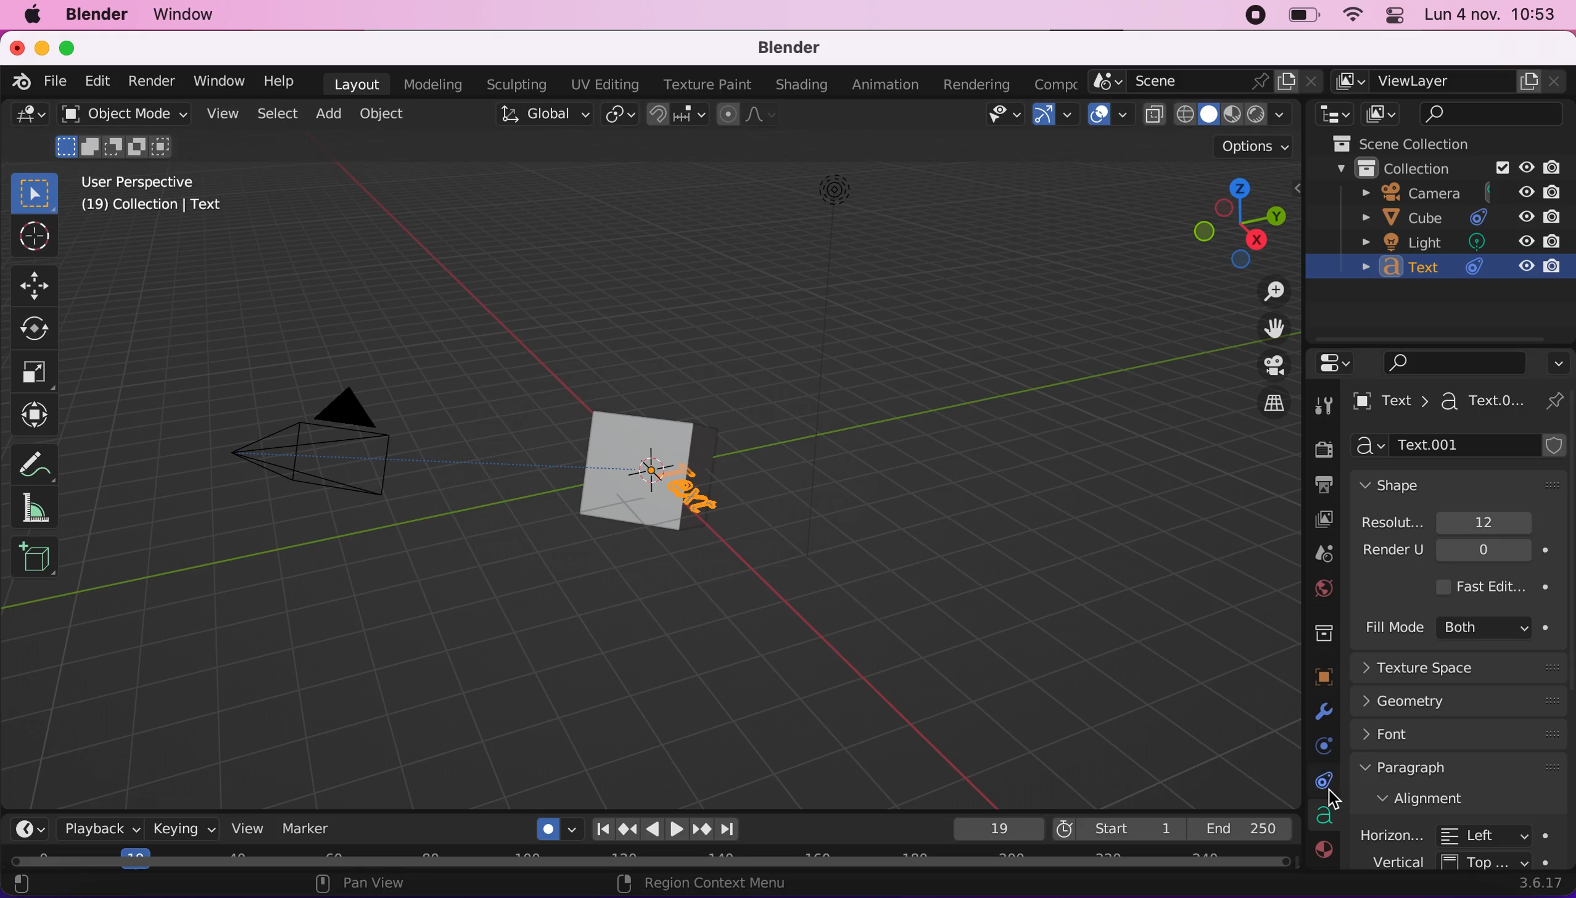  What do you see at coordinates (1241, 828) in the screenshot?
I see `end 250` at bounding box center [1241, 828].